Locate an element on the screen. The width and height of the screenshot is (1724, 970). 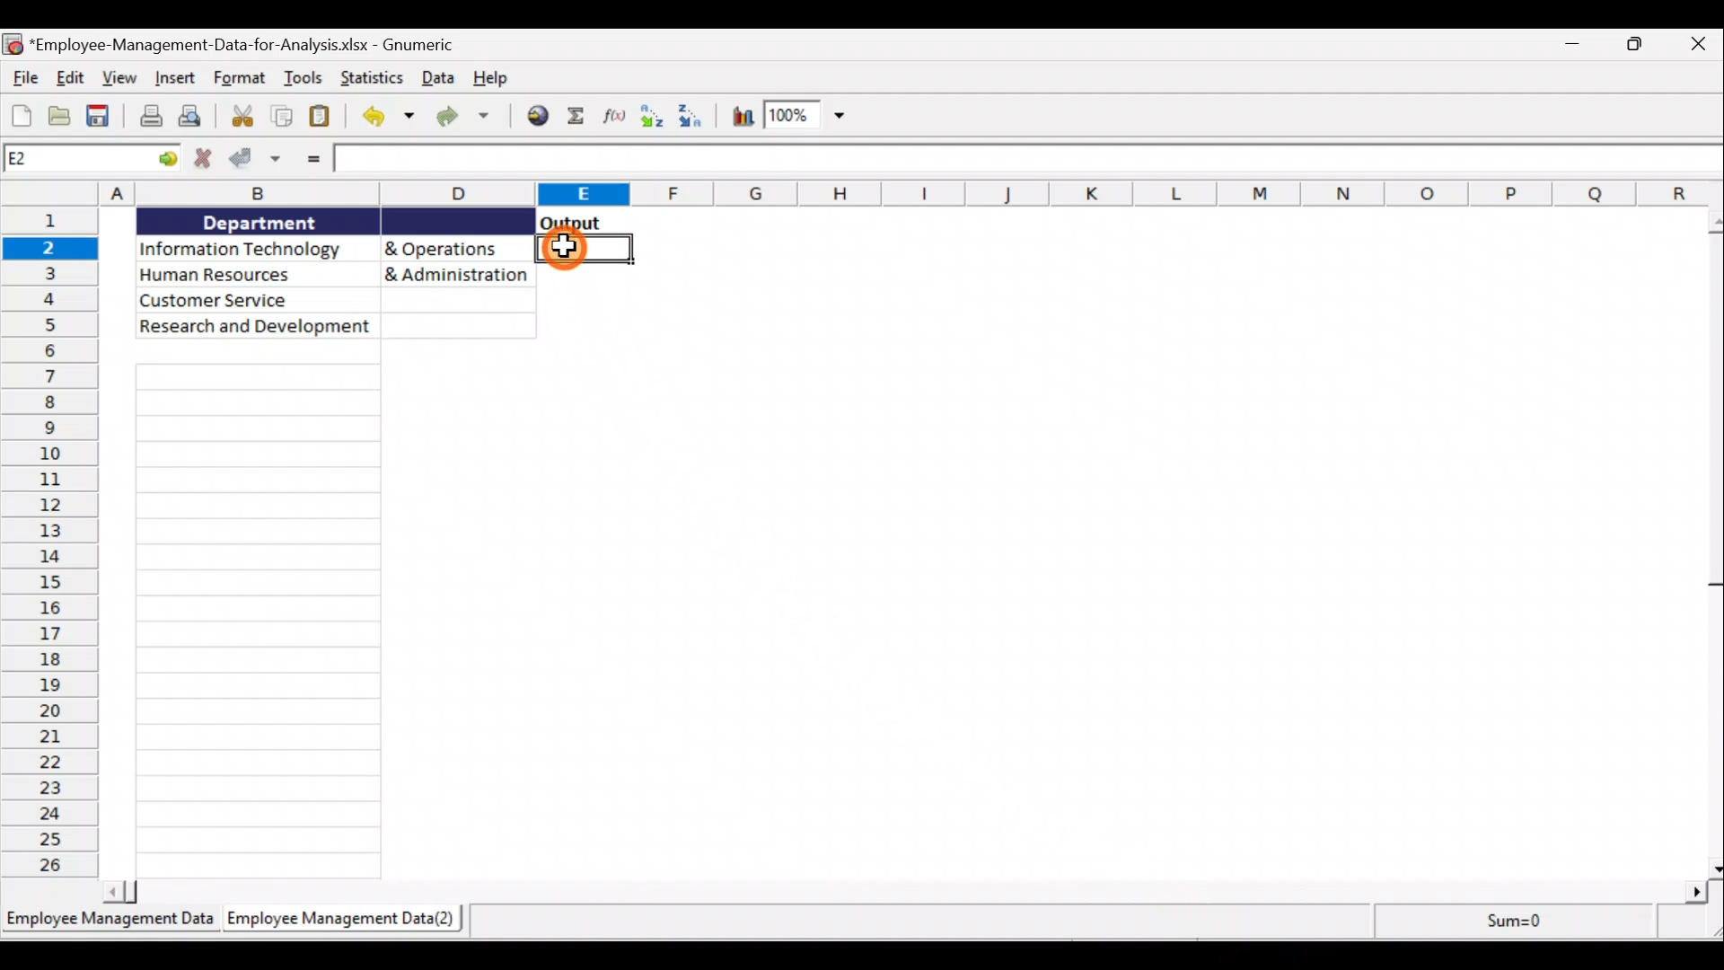
output is located at coordinates (571, 223).